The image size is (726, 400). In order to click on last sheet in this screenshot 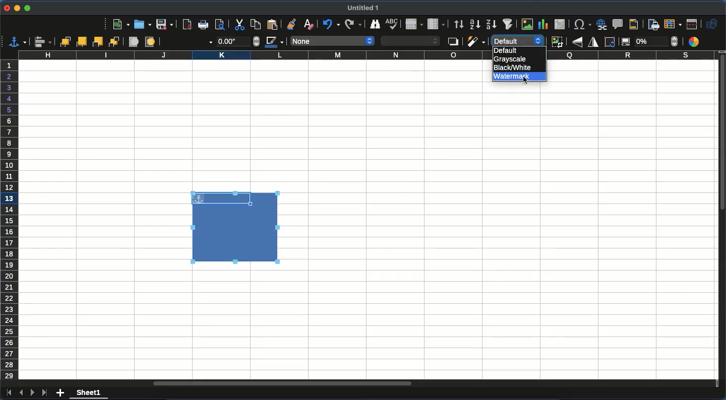, I will do `click(45, 393)`.